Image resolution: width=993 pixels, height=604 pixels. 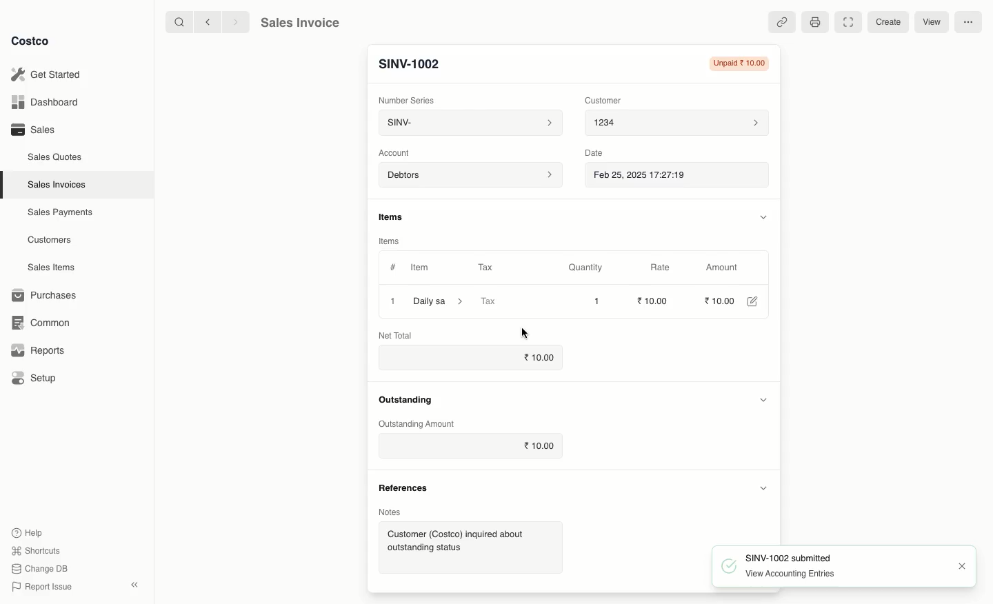 I want to click on View, so click(x=936, y=21).